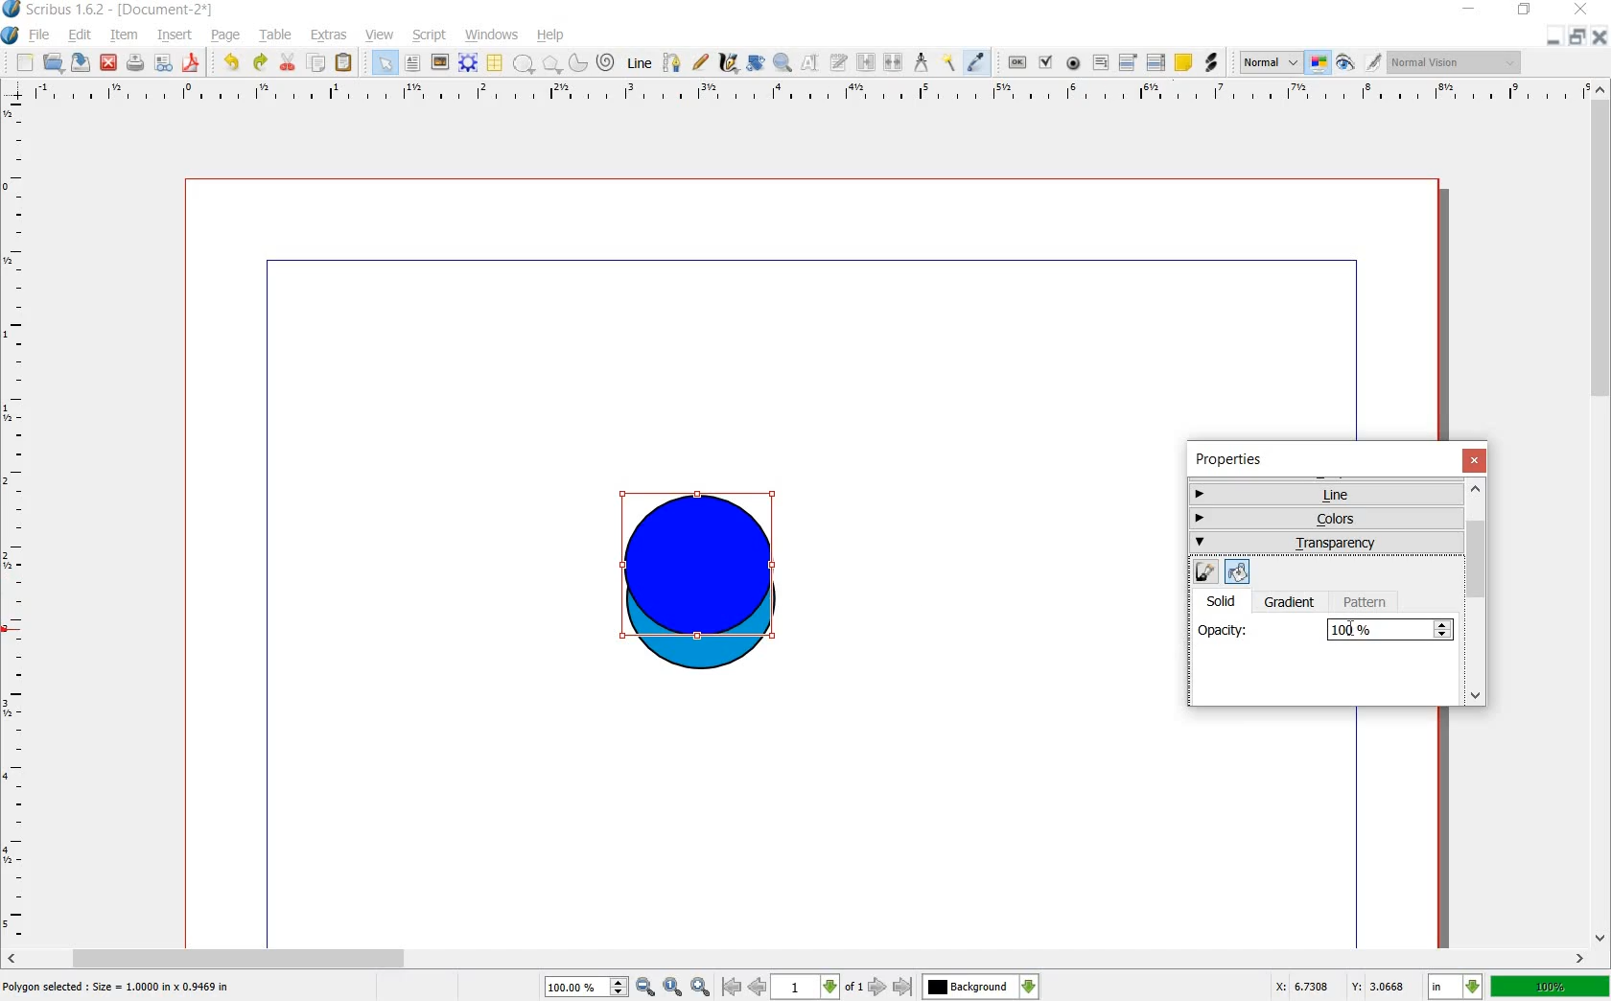 The image size is (1611, 1001). What do you see at coordinates (1601, 510) in the screenshot?
I see `scroll bar` at bounding box center [1601, 510].